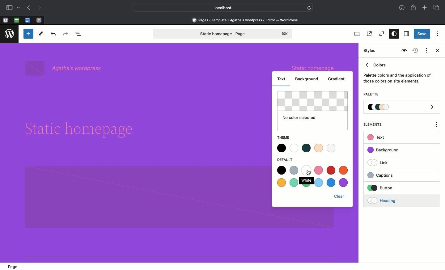 This screenshot has width=445, height=270. I want to click on Actions, so click(426, 50).